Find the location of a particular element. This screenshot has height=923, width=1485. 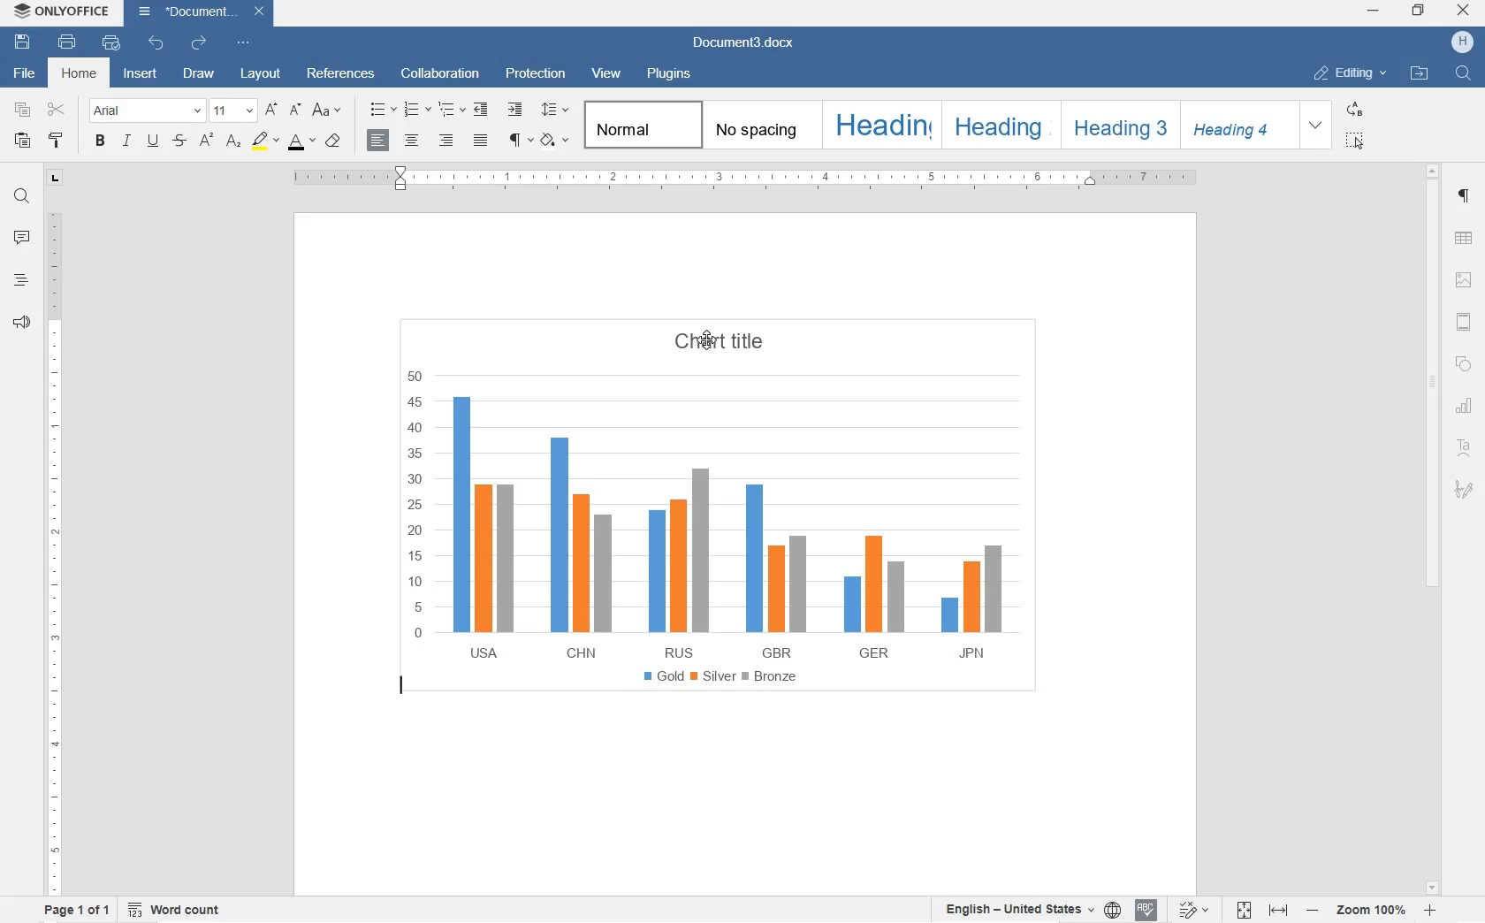

DECREMENT FONT SIZE is located at coordinates (295, 110).